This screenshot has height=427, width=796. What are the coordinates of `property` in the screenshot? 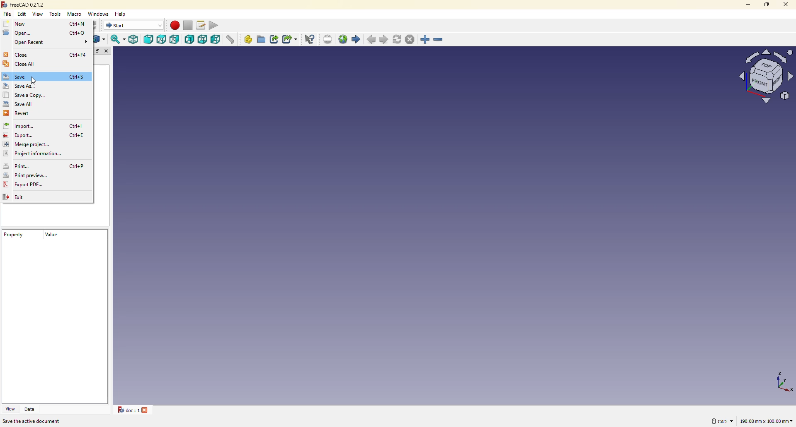 It's located at (14, 236).